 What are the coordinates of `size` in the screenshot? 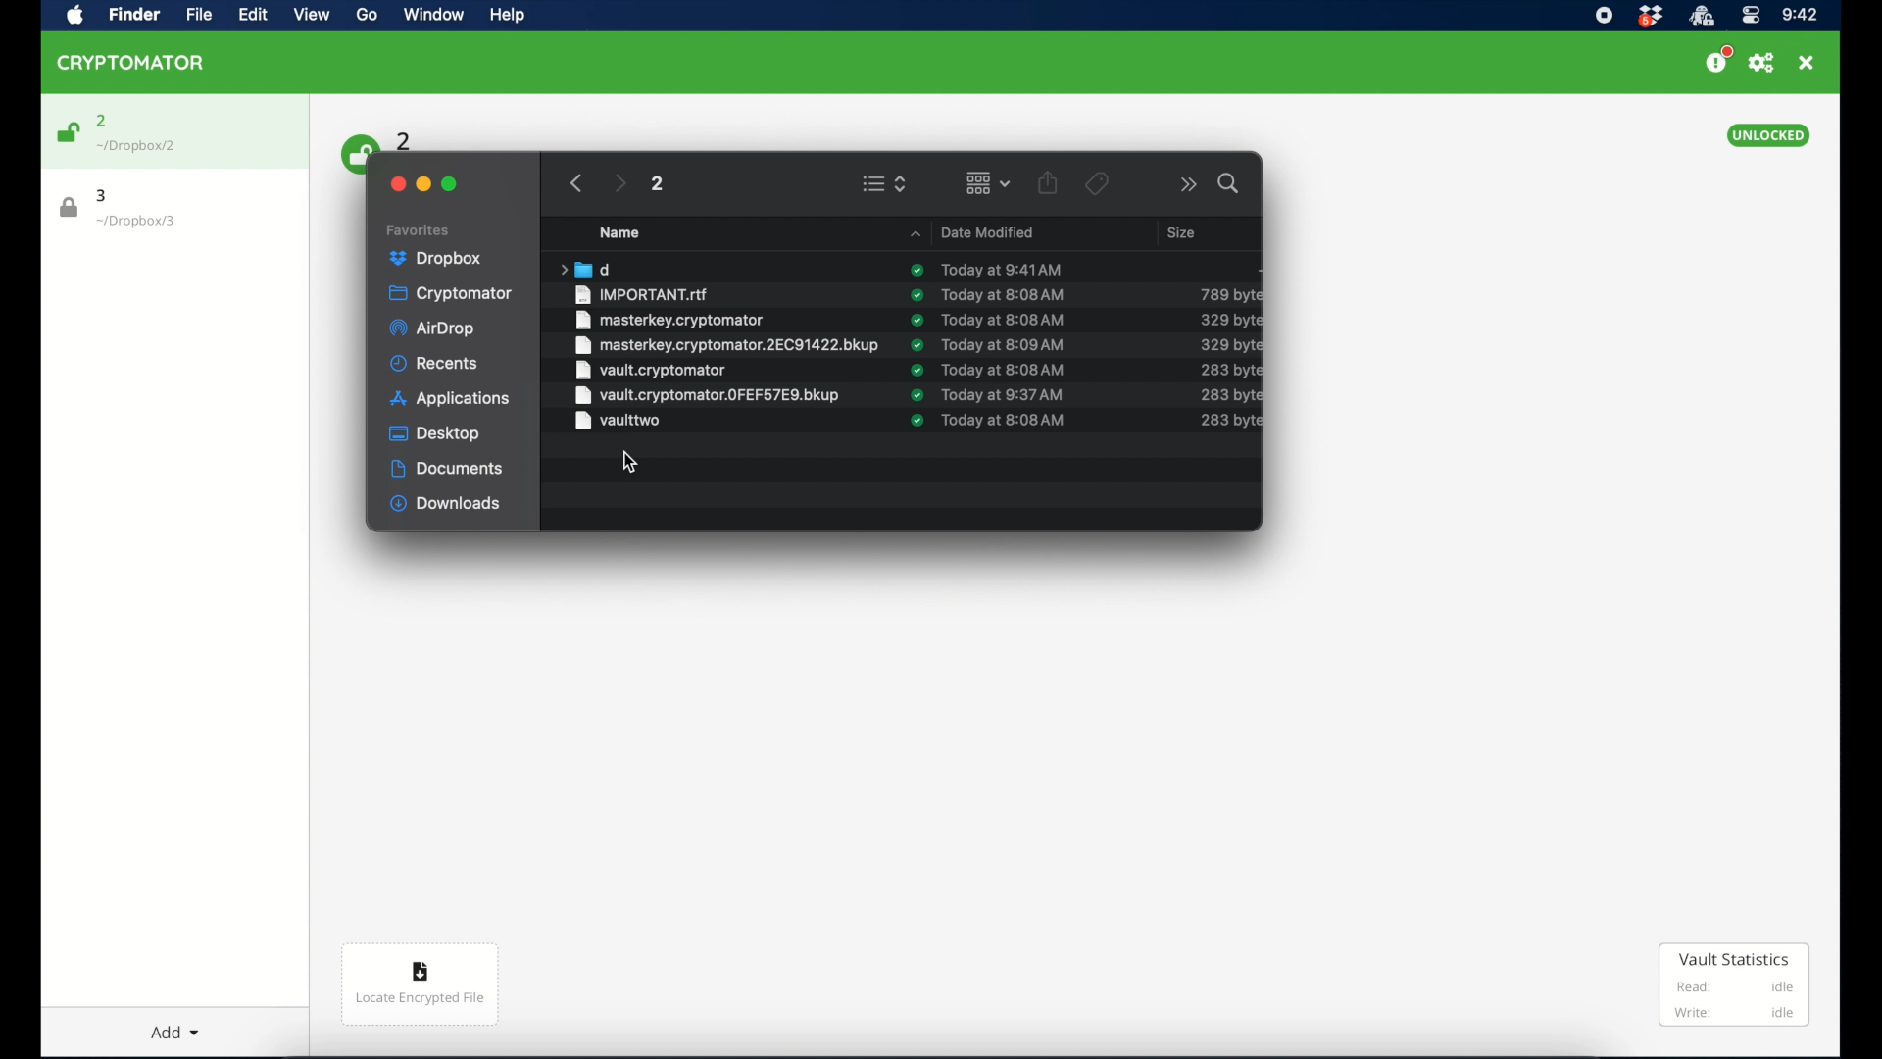 It's located at (1231, 421).